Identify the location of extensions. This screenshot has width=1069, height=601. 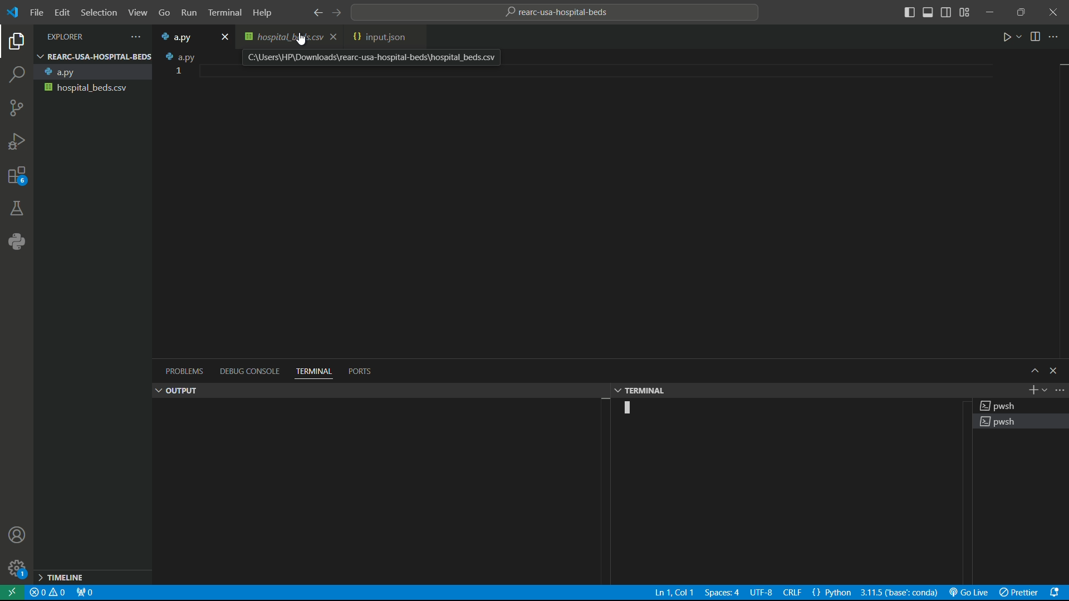
(16, 174).